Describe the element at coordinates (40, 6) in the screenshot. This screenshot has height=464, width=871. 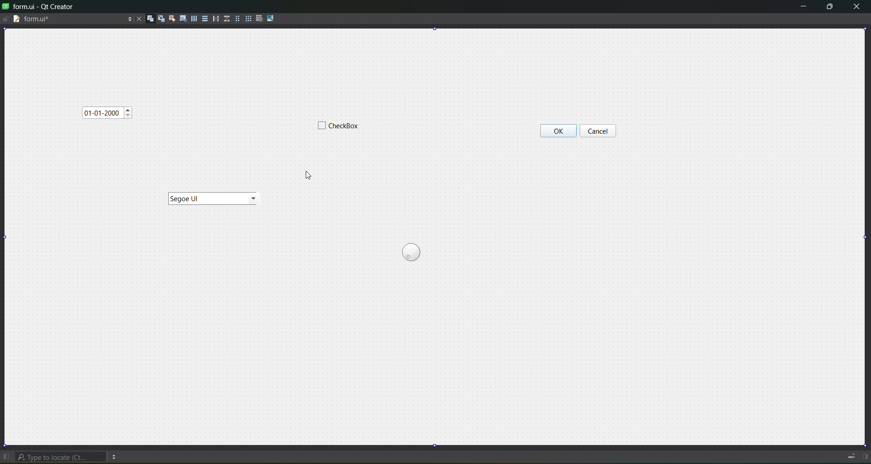
I see `Title` at that location.